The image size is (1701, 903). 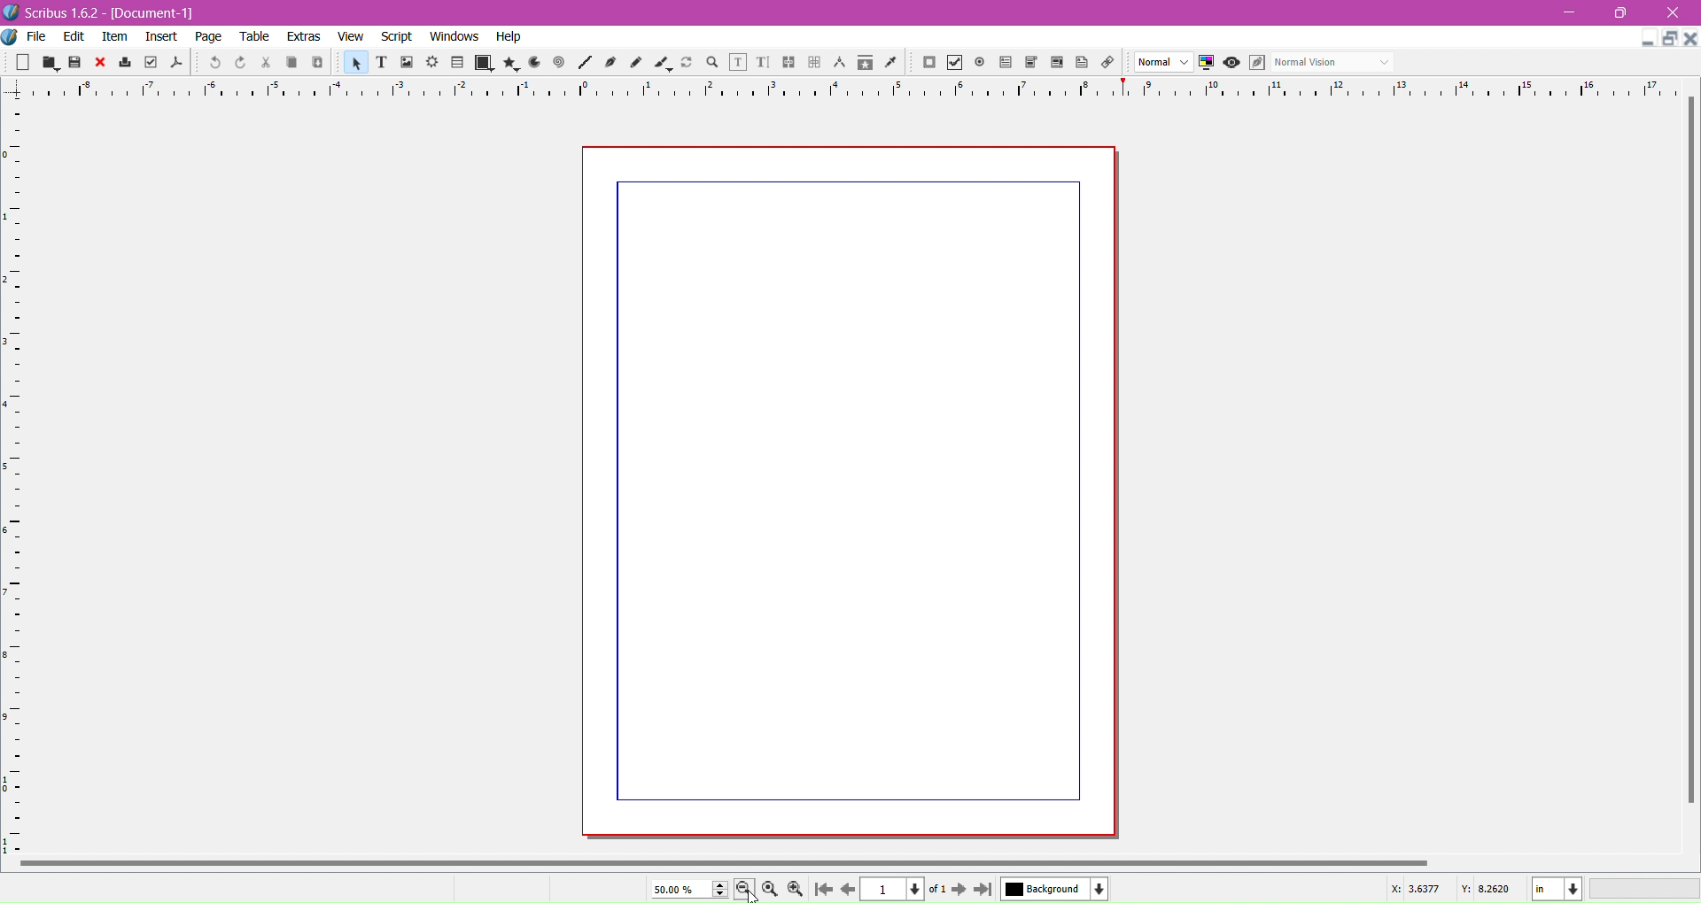 I want to click on Shape, so click(x=483, y=65).